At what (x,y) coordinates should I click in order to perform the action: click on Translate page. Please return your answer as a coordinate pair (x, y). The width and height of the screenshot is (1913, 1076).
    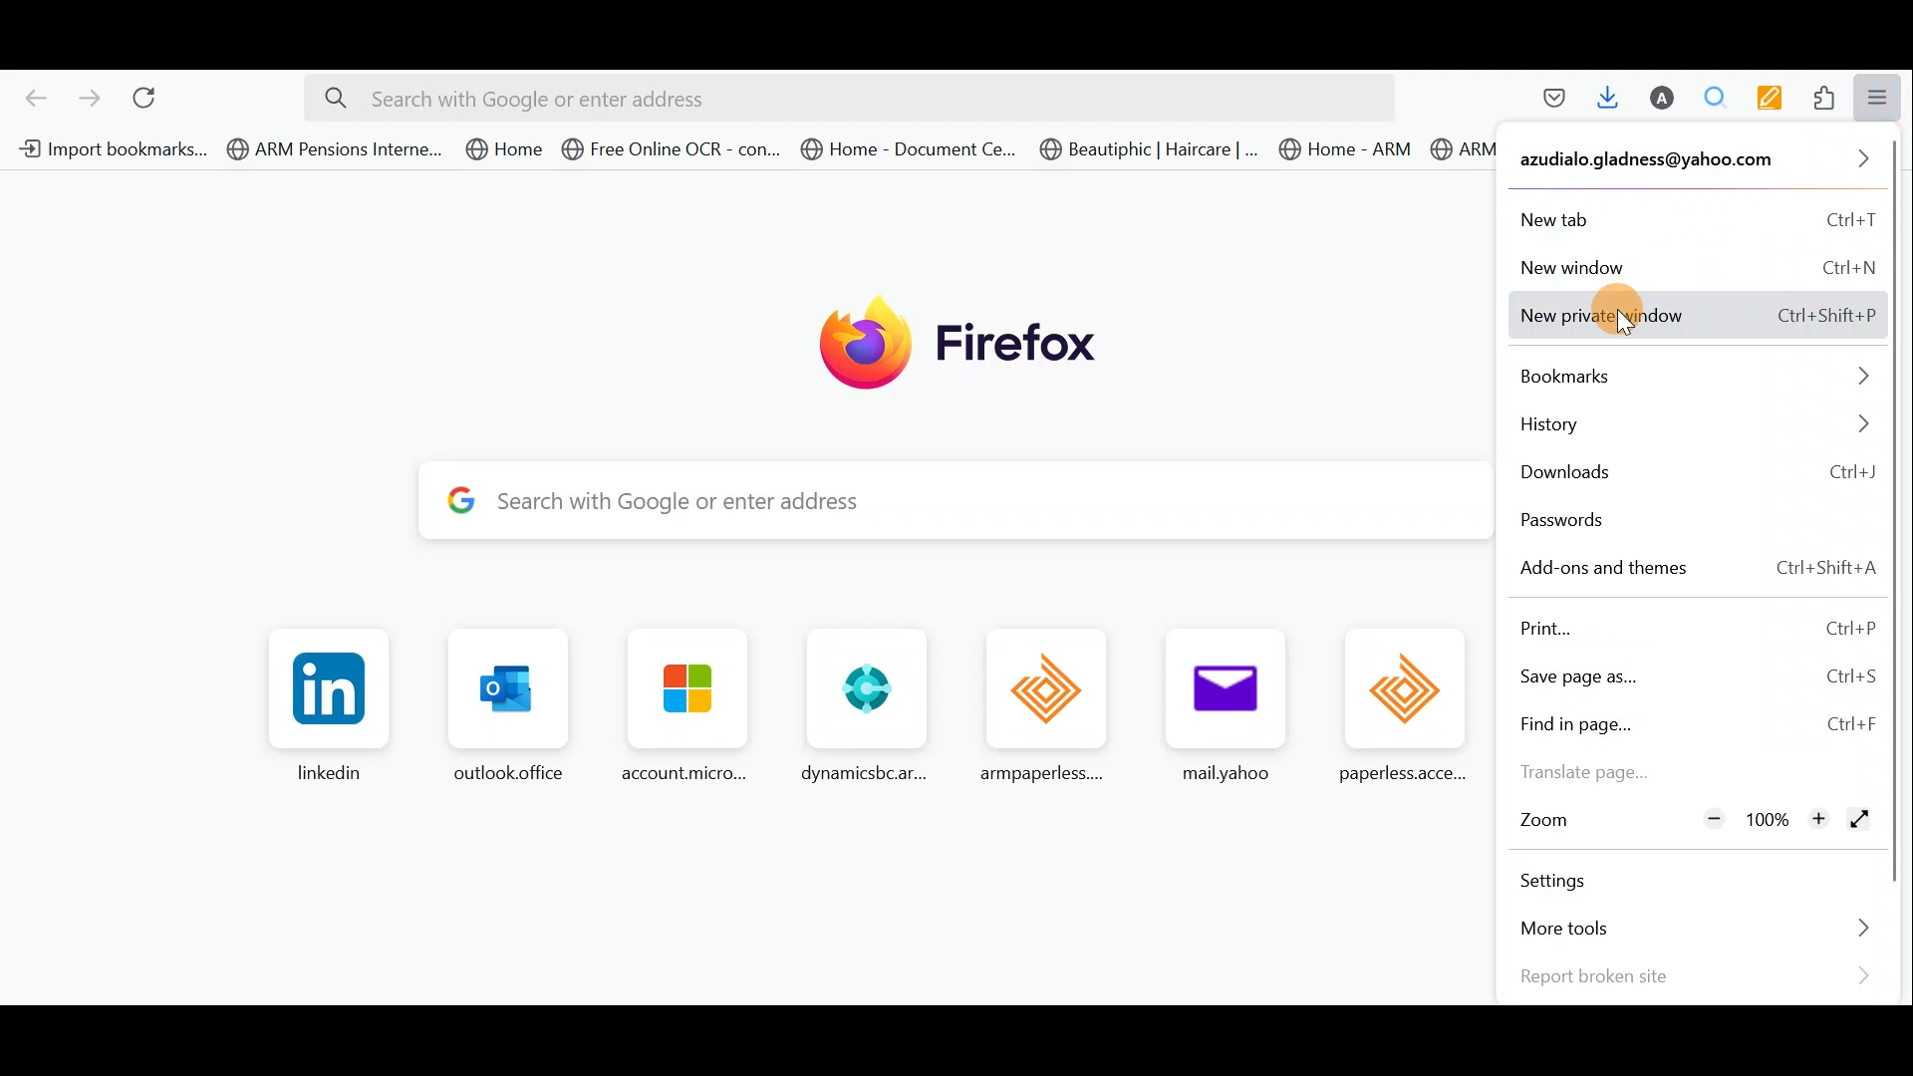
    Looking at the image, I should click on (1606, 771).